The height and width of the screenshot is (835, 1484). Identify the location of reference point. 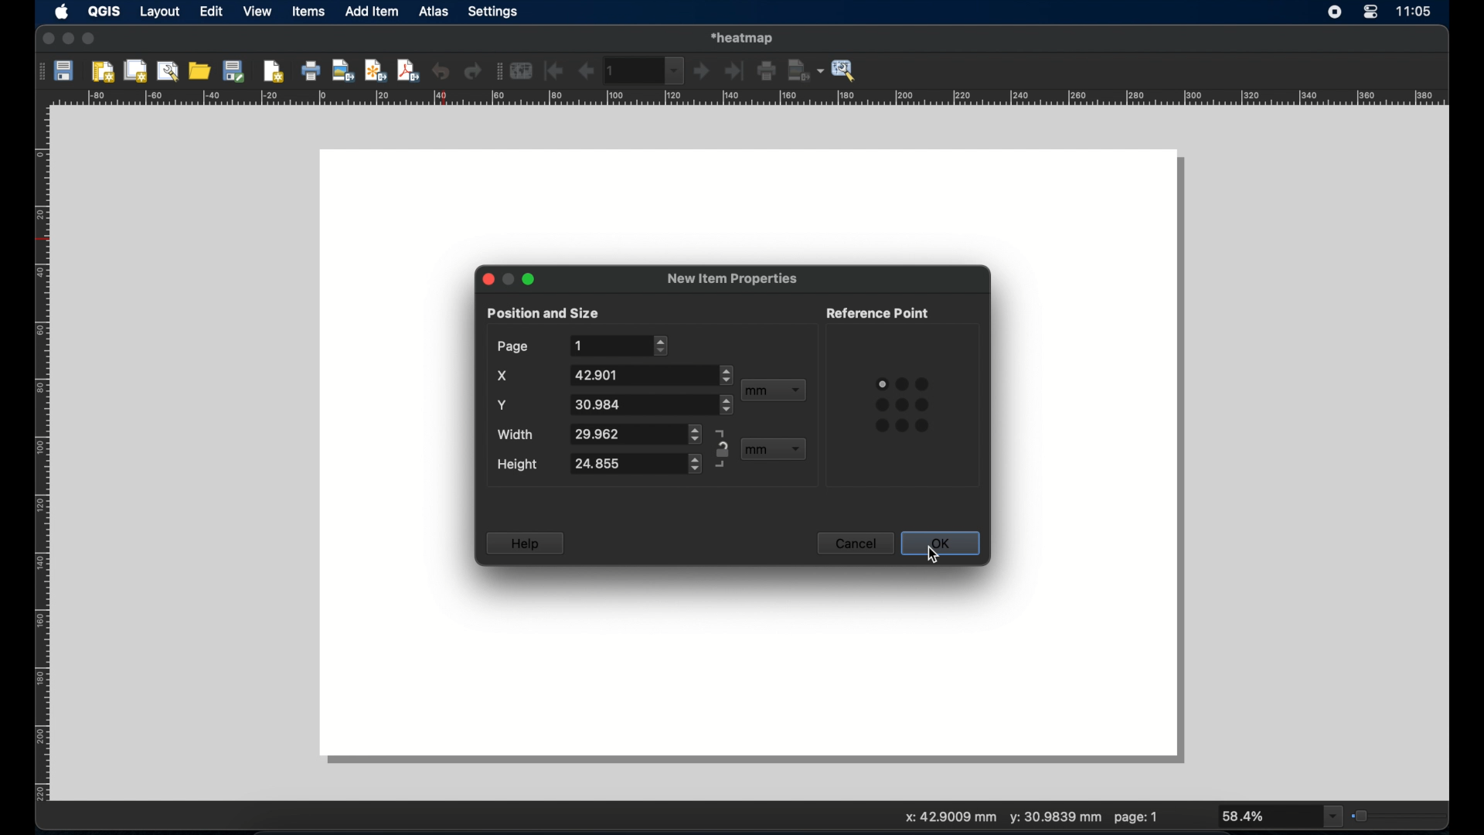
(880, 312).